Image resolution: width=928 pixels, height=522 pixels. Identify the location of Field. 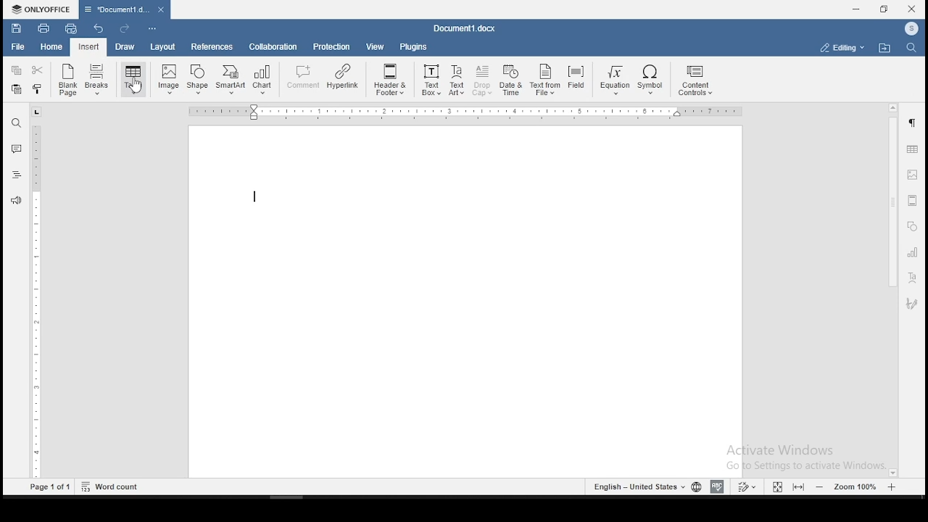
(576, 78).